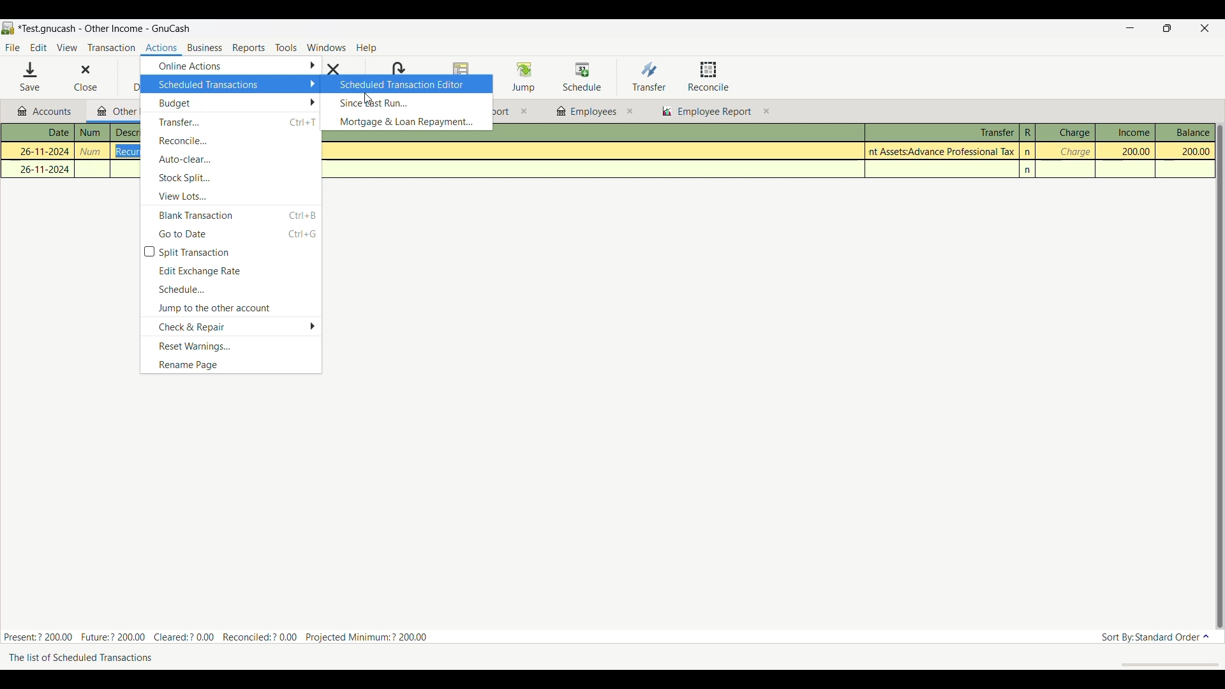 Image resolution: width=1225 pixels, height=689 pixels. What do you see at coordinates (231, 289) in the screenshot?
I see `Schedule` at bounding box center [231, 289].